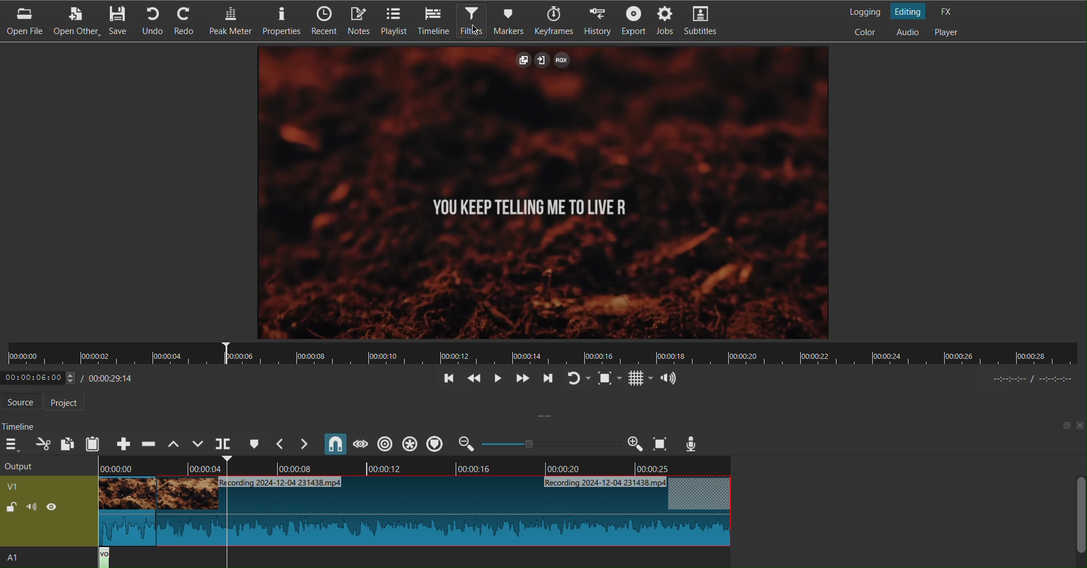  Describe the element at coordinates (867, 32) in the screenshot. I see `Color` at that location.